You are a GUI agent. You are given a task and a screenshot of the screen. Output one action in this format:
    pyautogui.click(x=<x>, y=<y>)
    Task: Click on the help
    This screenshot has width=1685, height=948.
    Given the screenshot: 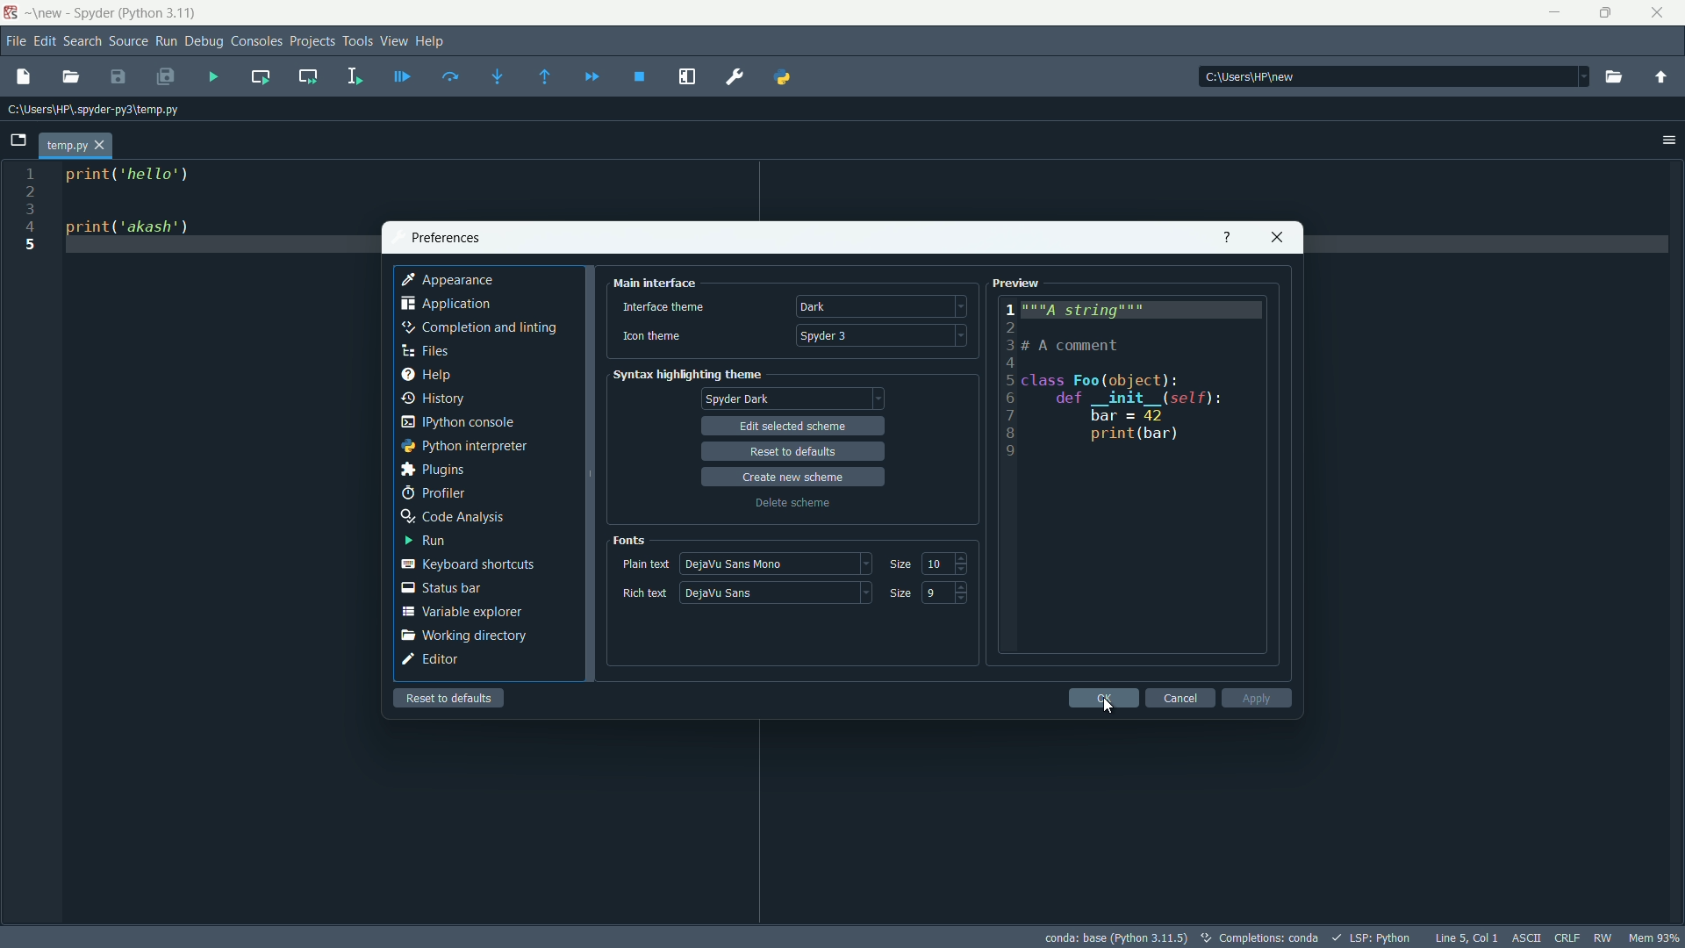 What is the action you would take?
    pyautogui.click(x=1225, y=235)
    